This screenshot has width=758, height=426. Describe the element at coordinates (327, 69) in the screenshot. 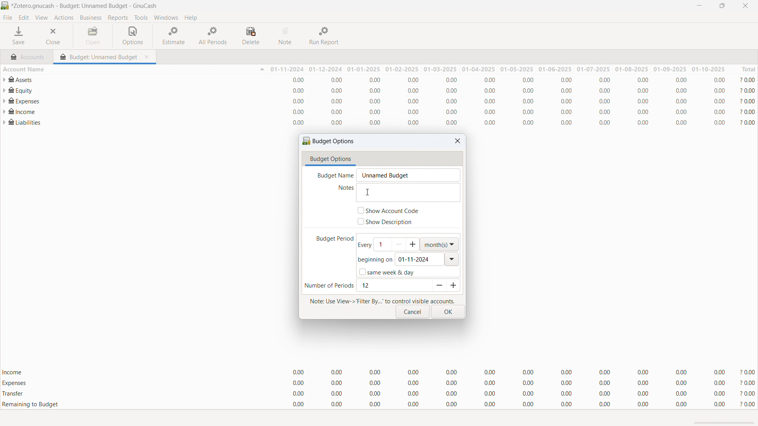

I see `01-12-2024` at that location.